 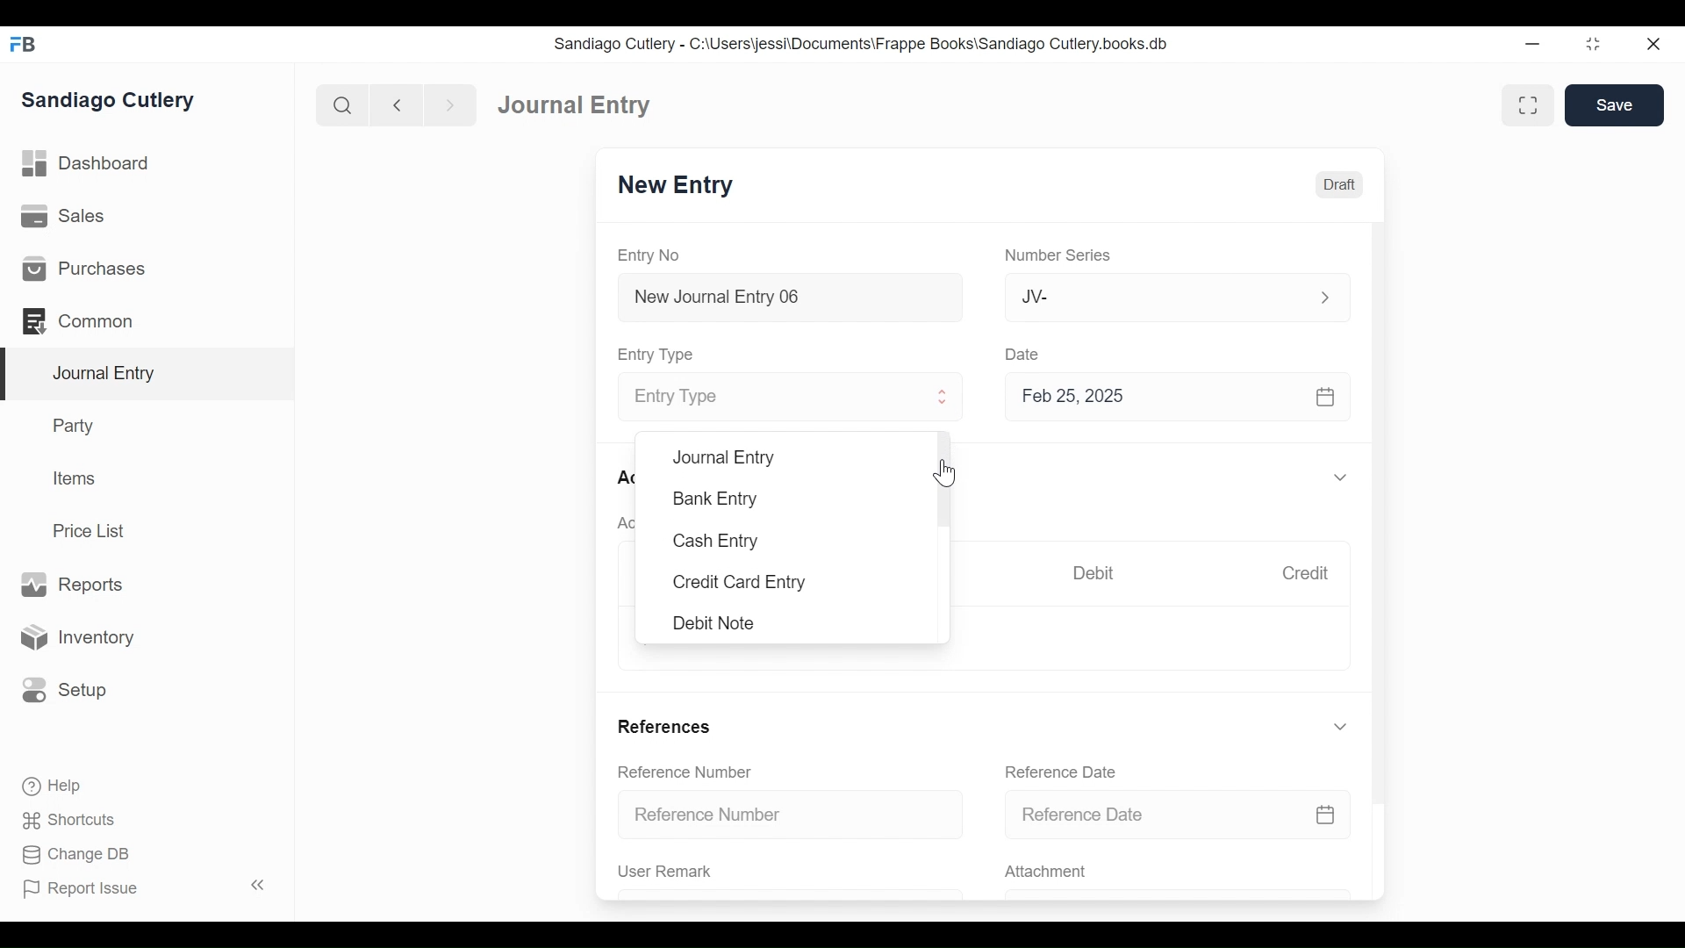 I want to click on Credit, so click(x=1304, y=573).